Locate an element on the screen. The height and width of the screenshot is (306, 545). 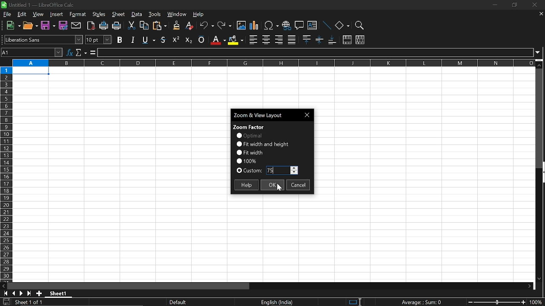
current window is located at coordinates (264, 114).